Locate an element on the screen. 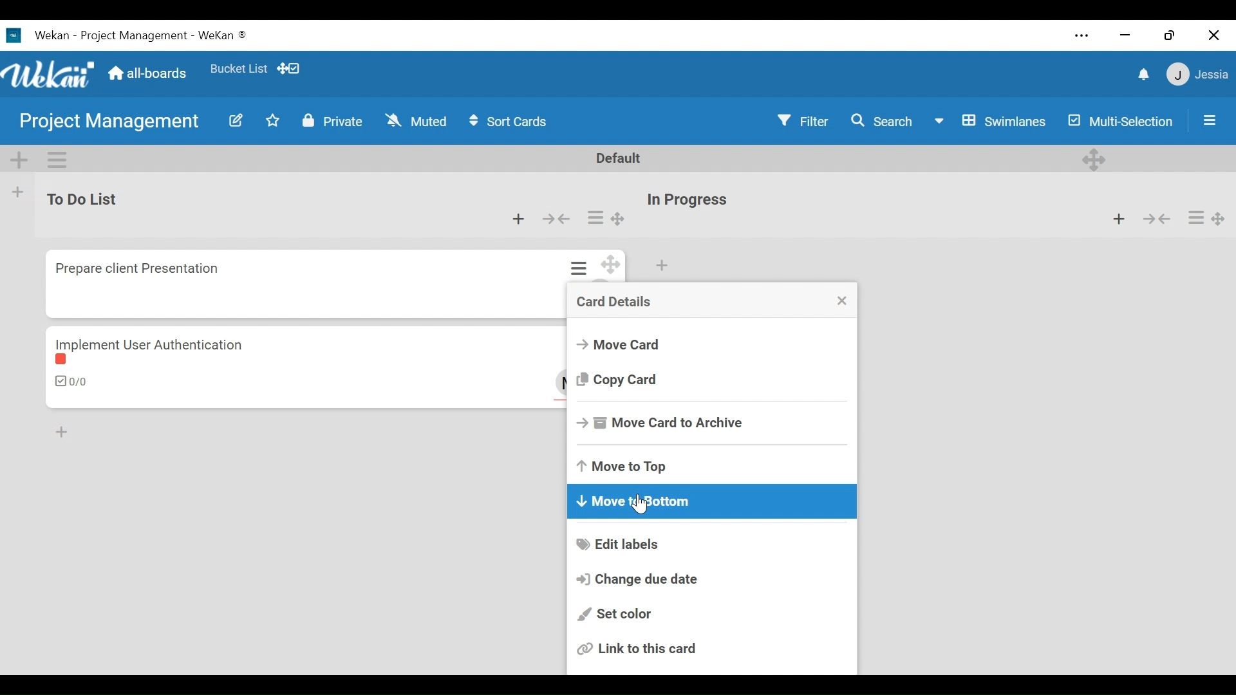 This screenshot has width=1236, height=695. restore is located at coordinates (1168, 36).